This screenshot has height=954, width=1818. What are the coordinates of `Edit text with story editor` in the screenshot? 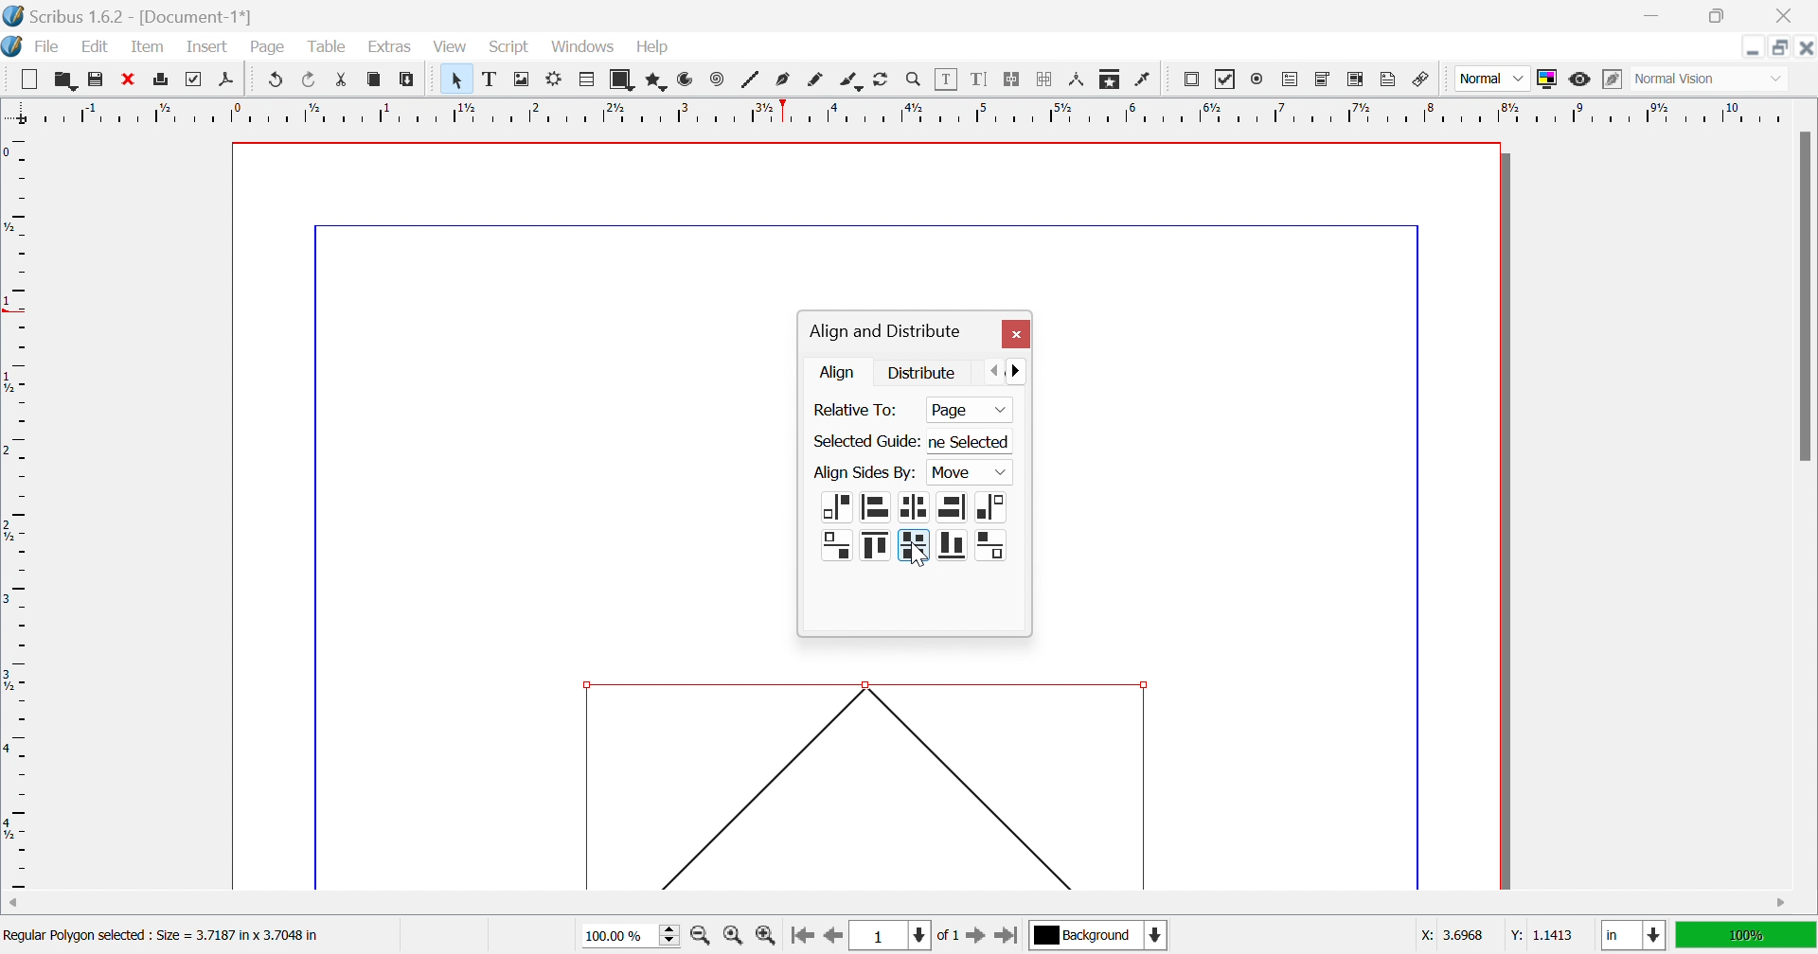 It's located at (978, 79).